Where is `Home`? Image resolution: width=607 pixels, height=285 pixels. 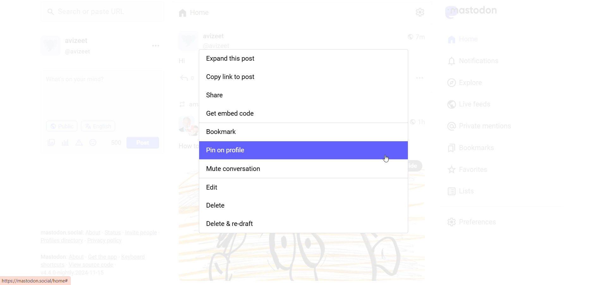 Home is located at coordinates (463, 40).